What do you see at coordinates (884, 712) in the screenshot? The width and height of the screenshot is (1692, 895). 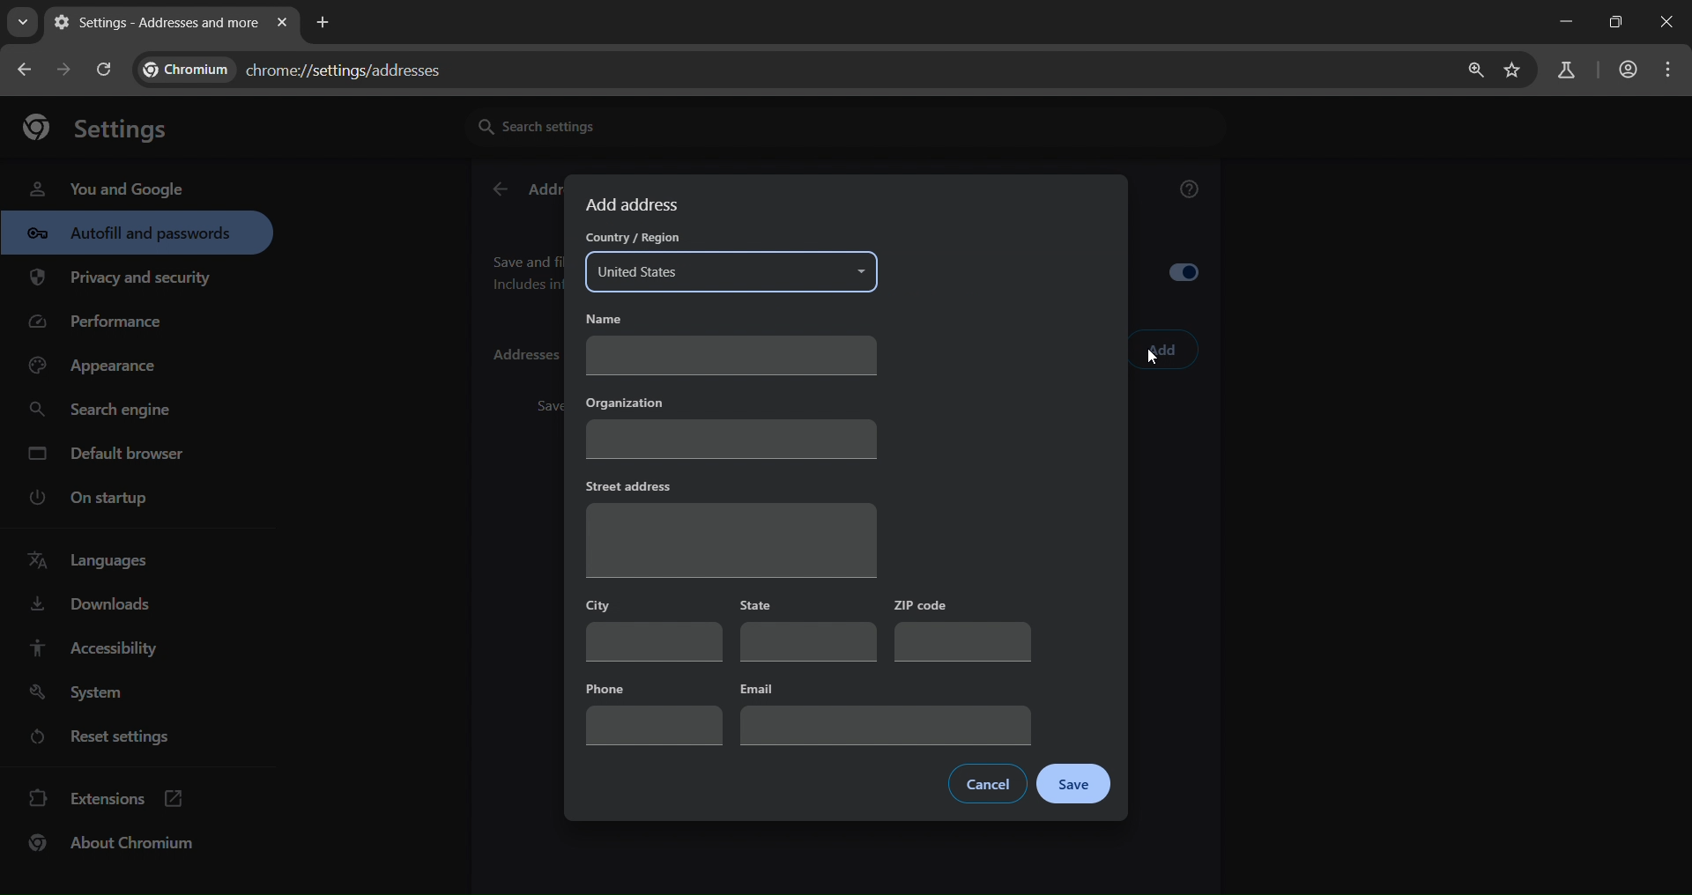 I see `email` at bounding box center [884, 712].